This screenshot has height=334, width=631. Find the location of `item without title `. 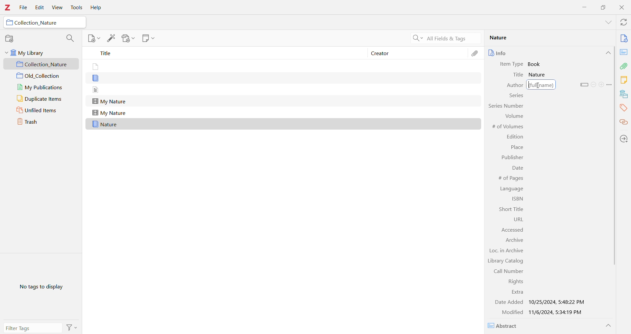

item without title  is located at coordinates (95, 67).